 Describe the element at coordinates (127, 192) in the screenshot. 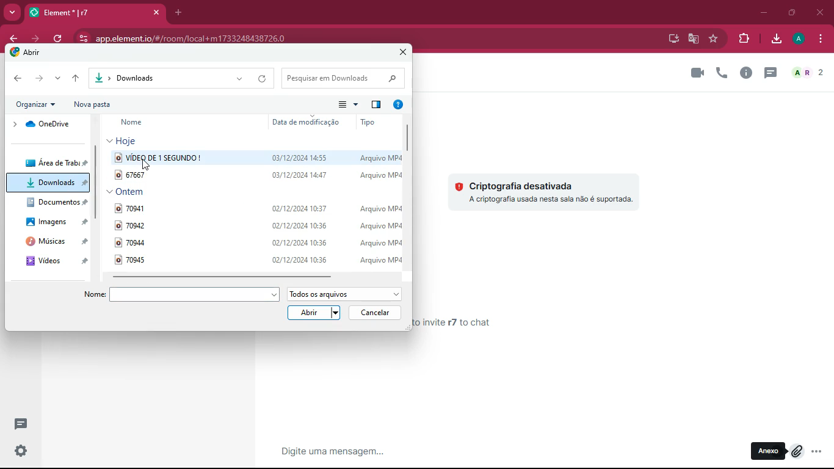

I see `ontem` at that location.